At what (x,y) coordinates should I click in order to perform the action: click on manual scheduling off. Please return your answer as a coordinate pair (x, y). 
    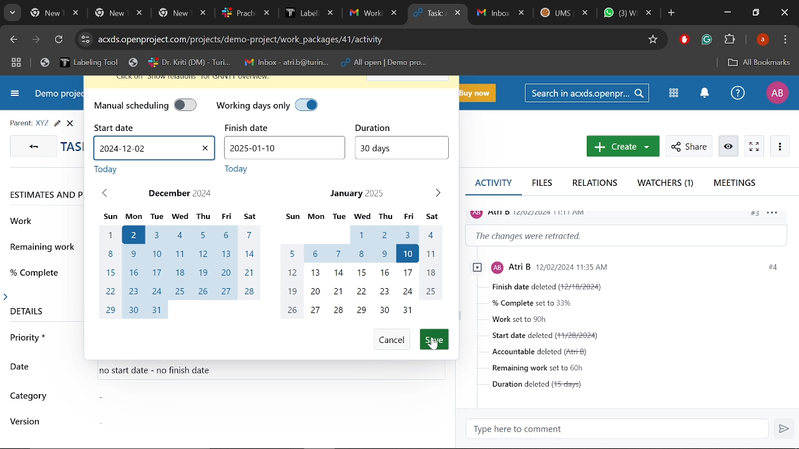
    Looking at the image, I should click on (187, 104).